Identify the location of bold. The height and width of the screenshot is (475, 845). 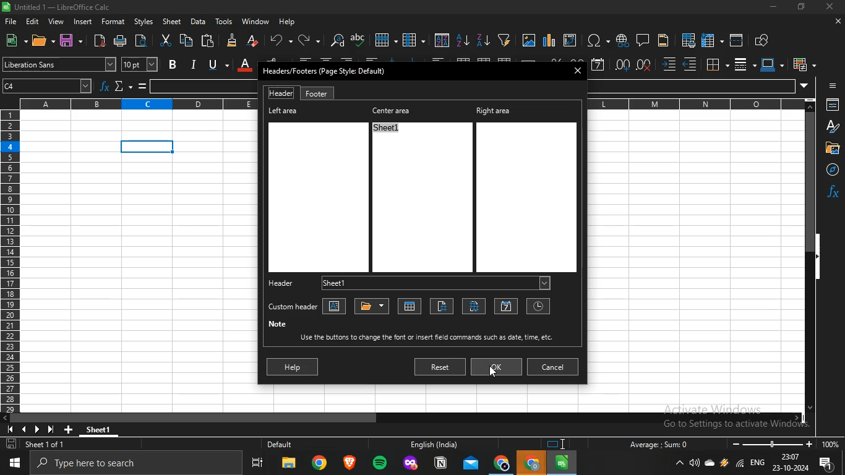
(173, 64).